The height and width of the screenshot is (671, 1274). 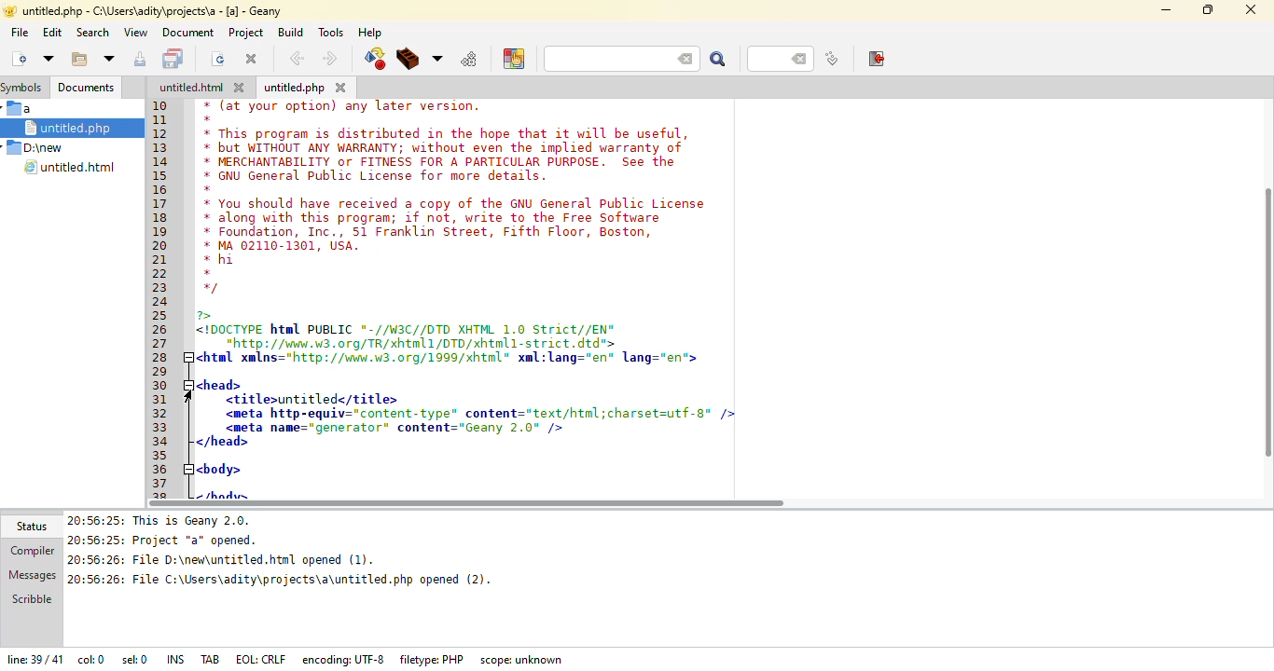 I want to click on D:\new, so click(x=35, y=147).